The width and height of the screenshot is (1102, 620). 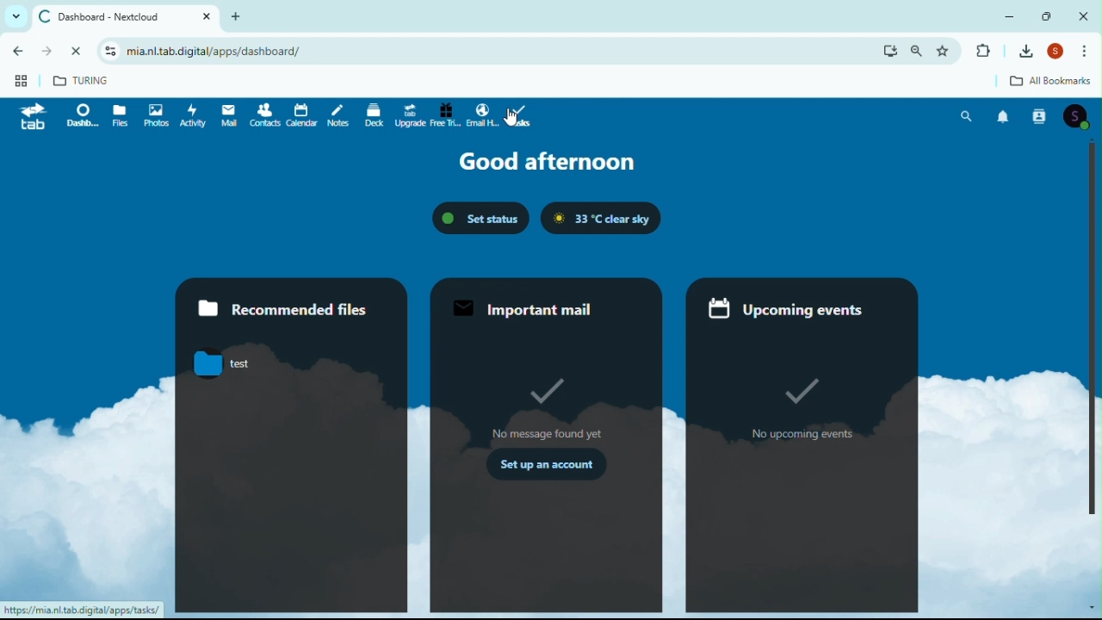 What do you see at coordinates (230, 363) in the screenshot?
I see `test` at bounding box center [230, 363].